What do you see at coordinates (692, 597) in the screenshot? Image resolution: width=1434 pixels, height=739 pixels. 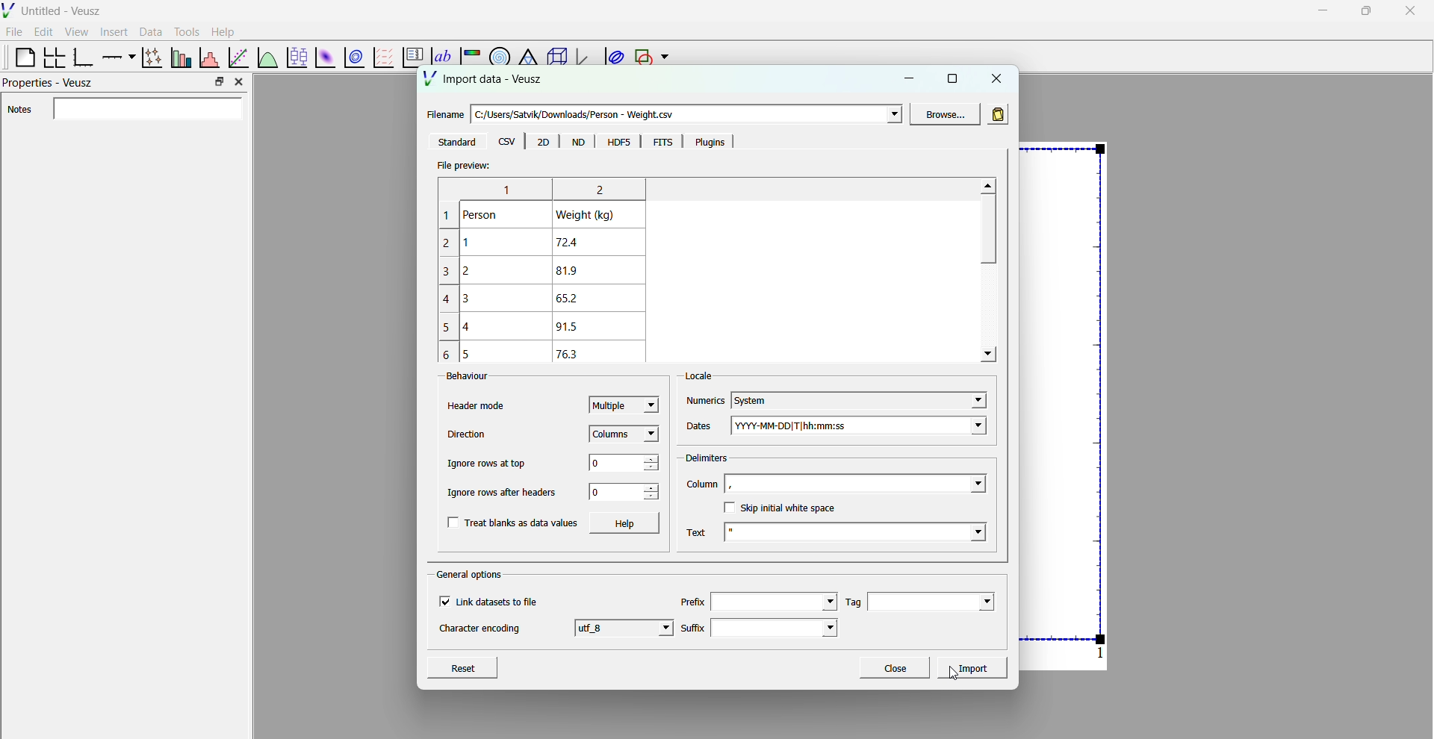 I see `Prefix` at bounding box center [692, 597].